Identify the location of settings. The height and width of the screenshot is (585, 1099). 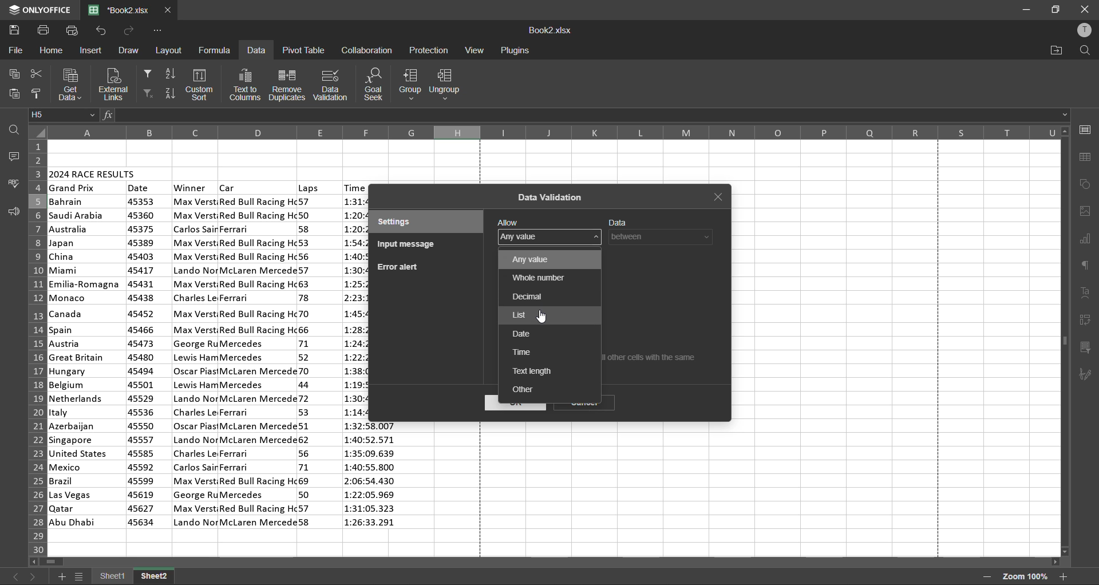
(413, 223).